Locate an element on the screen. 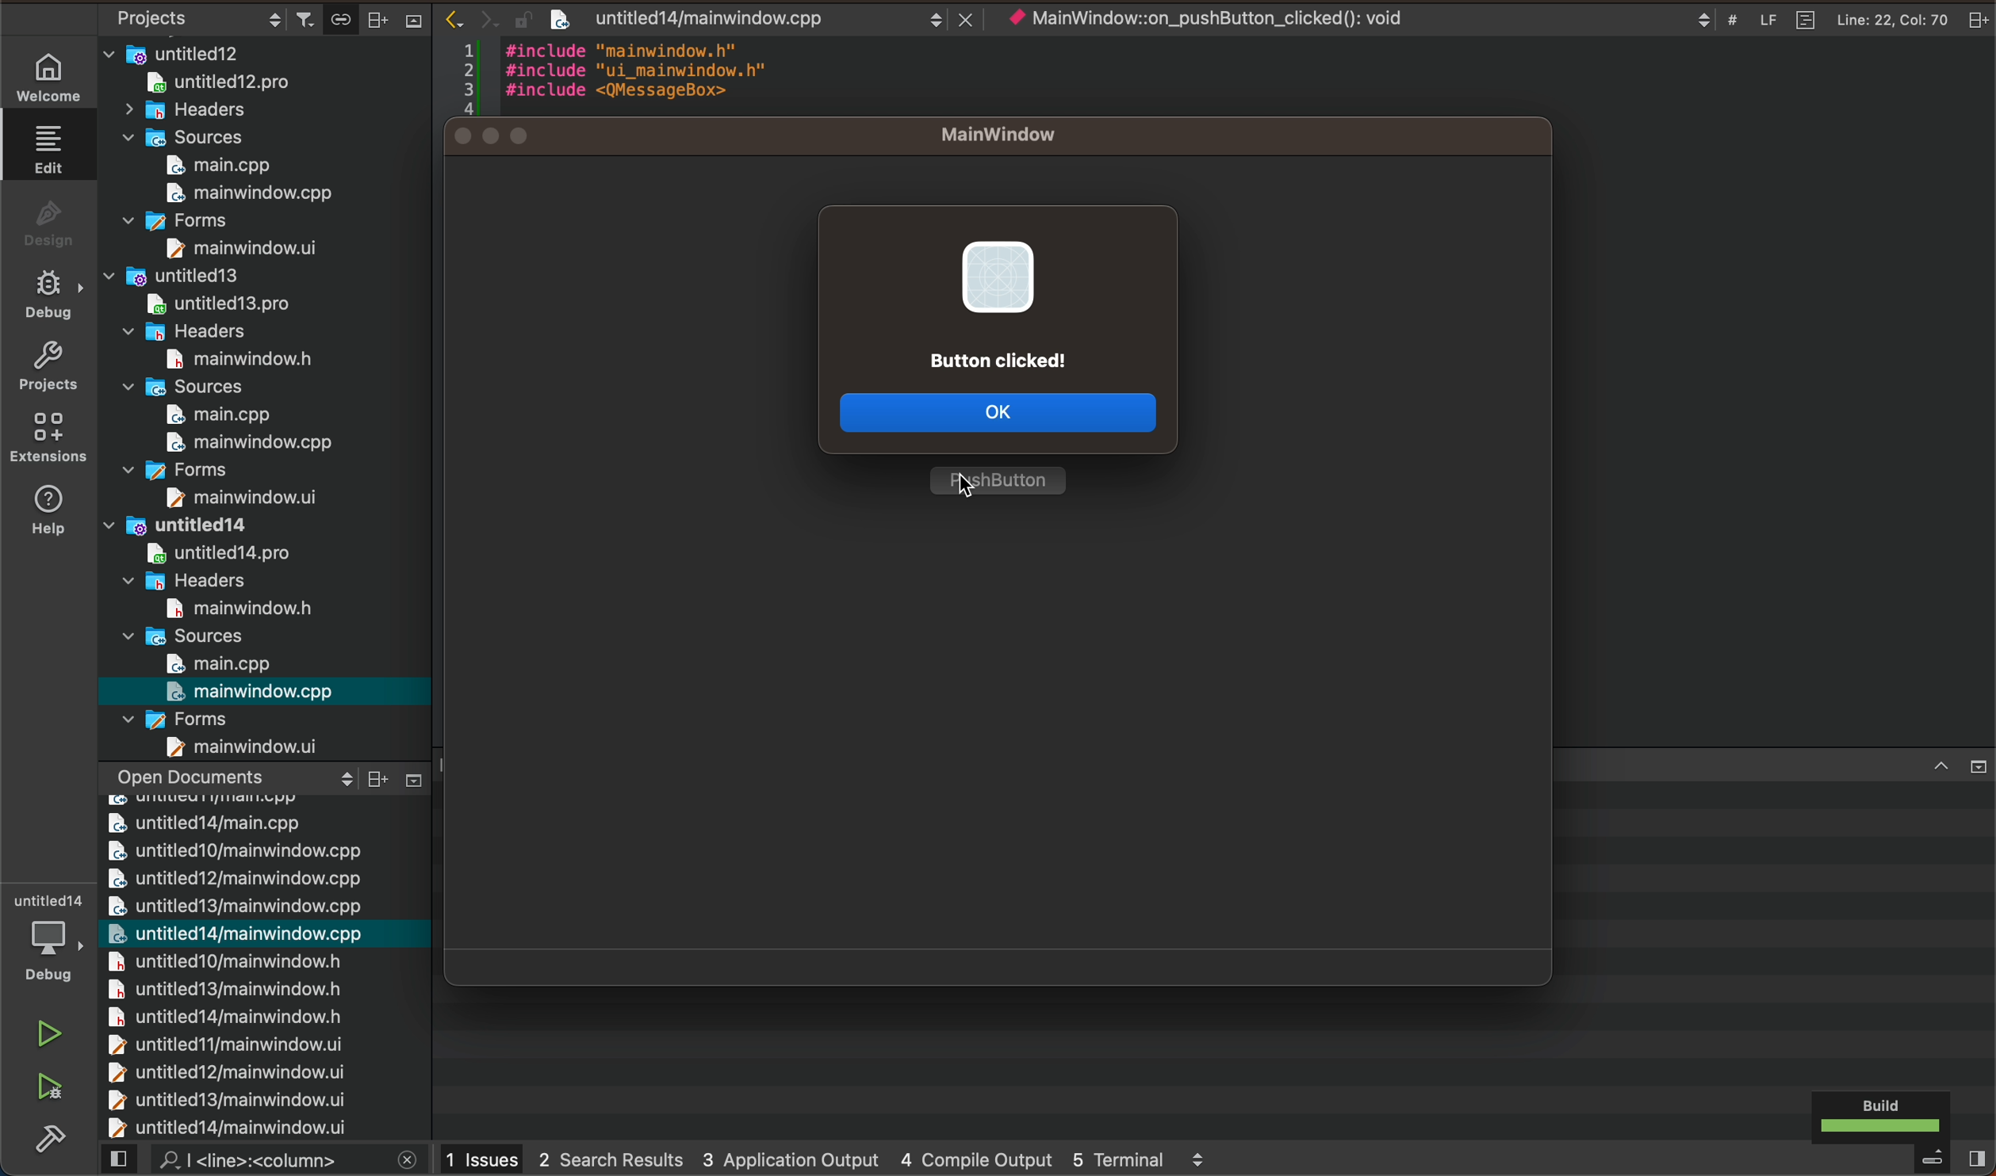  close bar is located at coordinates (1959, 764).